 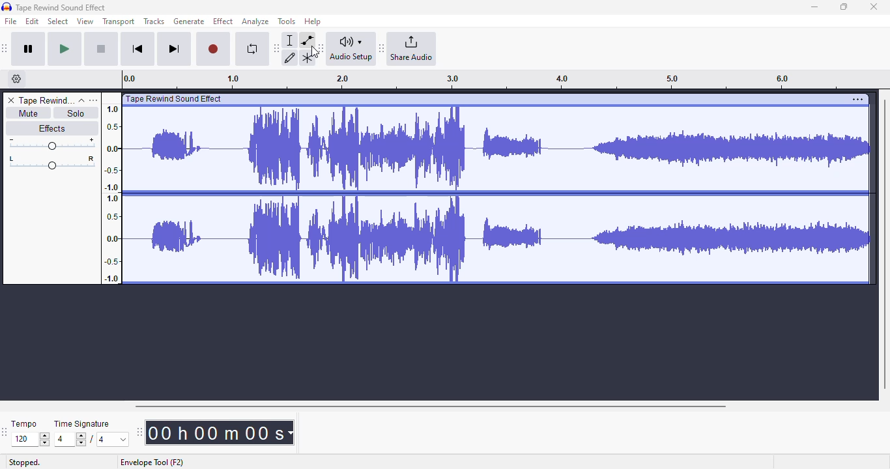 I want to click on Time measurement options, so click(x=290, y=433).